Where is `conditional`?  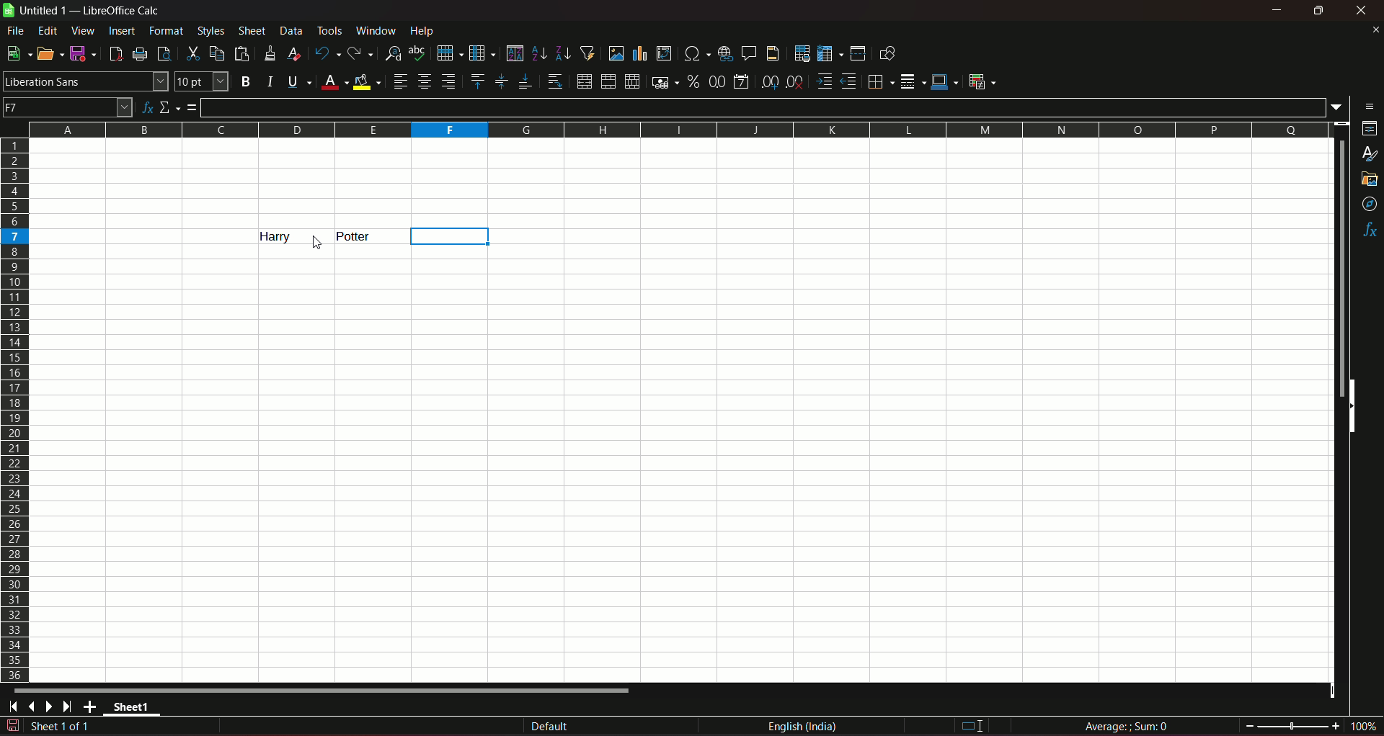 conditional is located at coordinates (981, 81).